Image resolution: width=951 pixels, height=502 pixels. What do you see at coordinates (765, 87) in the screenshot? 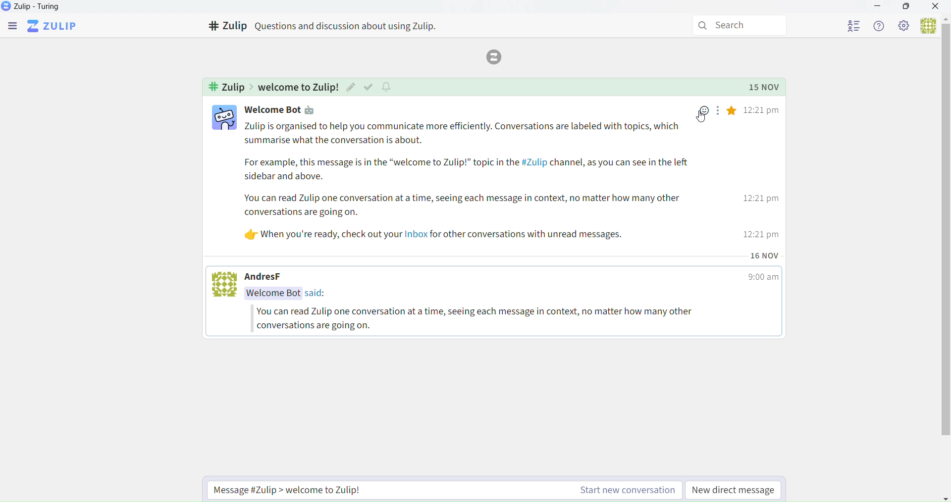
I see `date` at bounding box center [765, 87].